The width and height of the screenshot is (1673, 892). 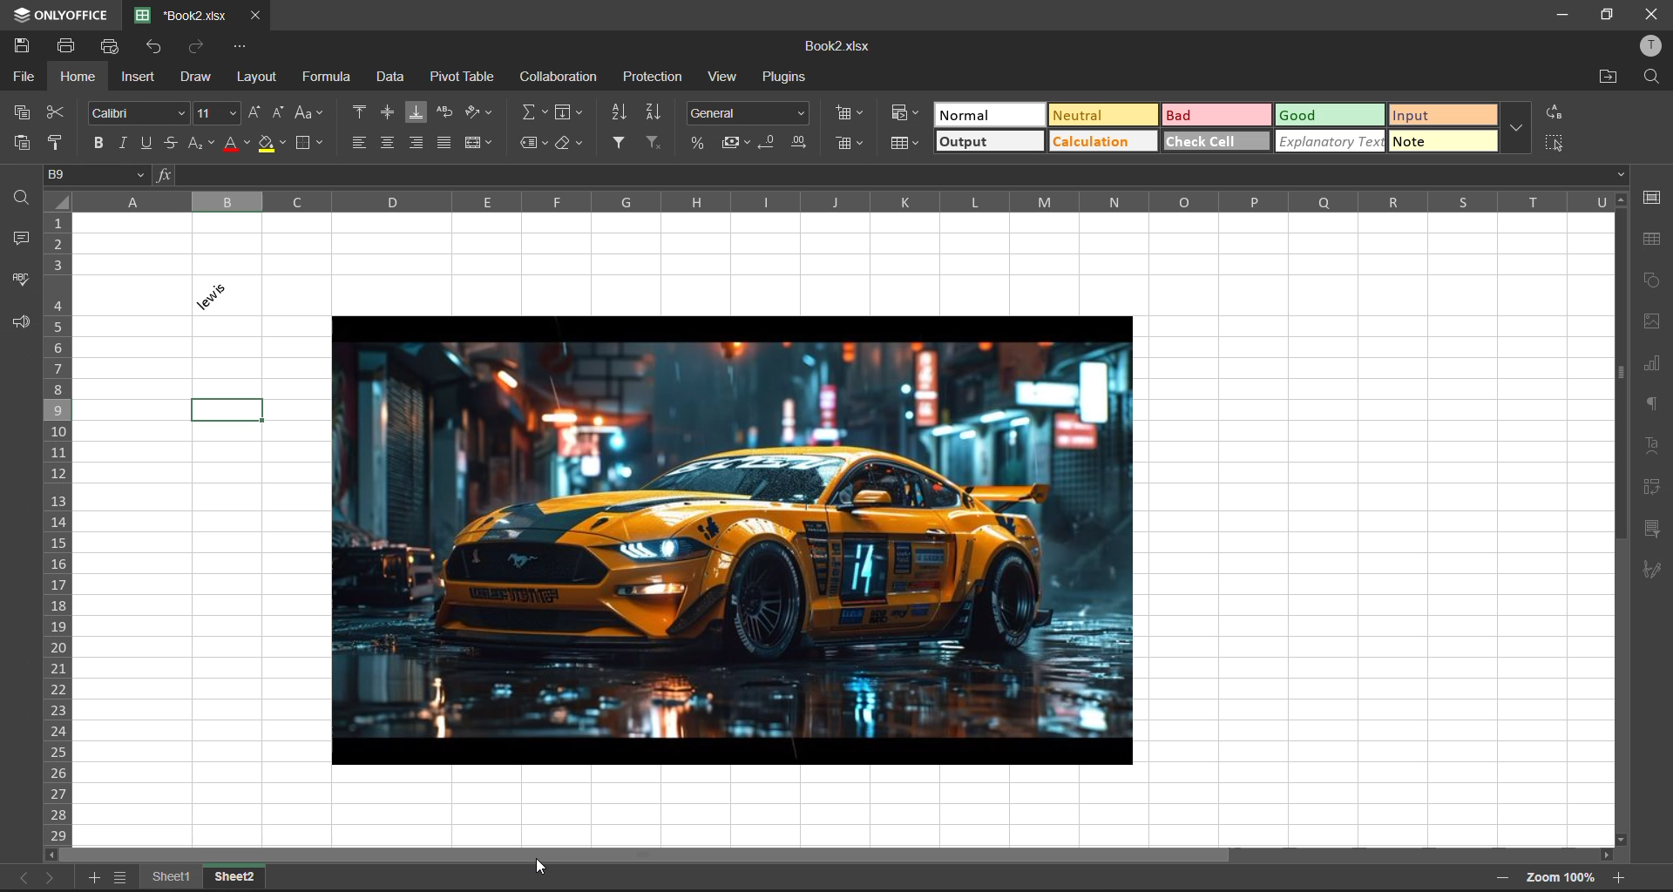 I want to click on table, so click(x=1654, y=242).